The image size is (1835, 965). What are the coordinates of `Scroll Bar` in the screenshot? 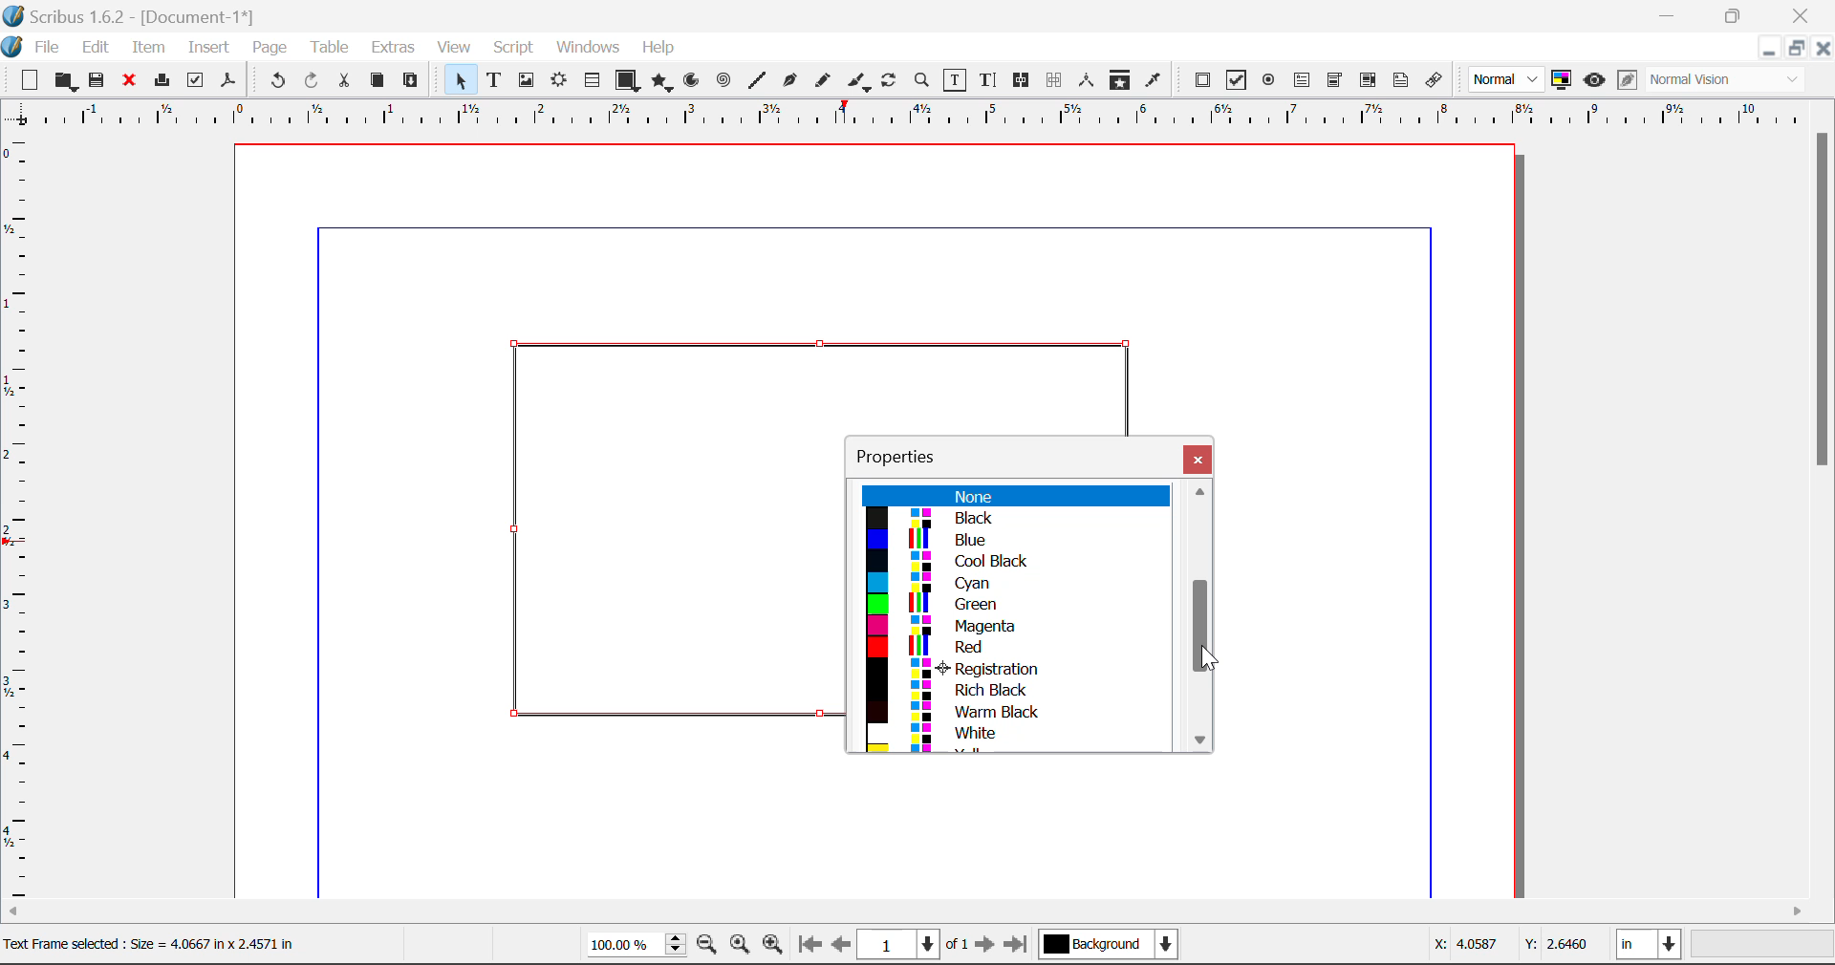 It's located at (1195, 617).